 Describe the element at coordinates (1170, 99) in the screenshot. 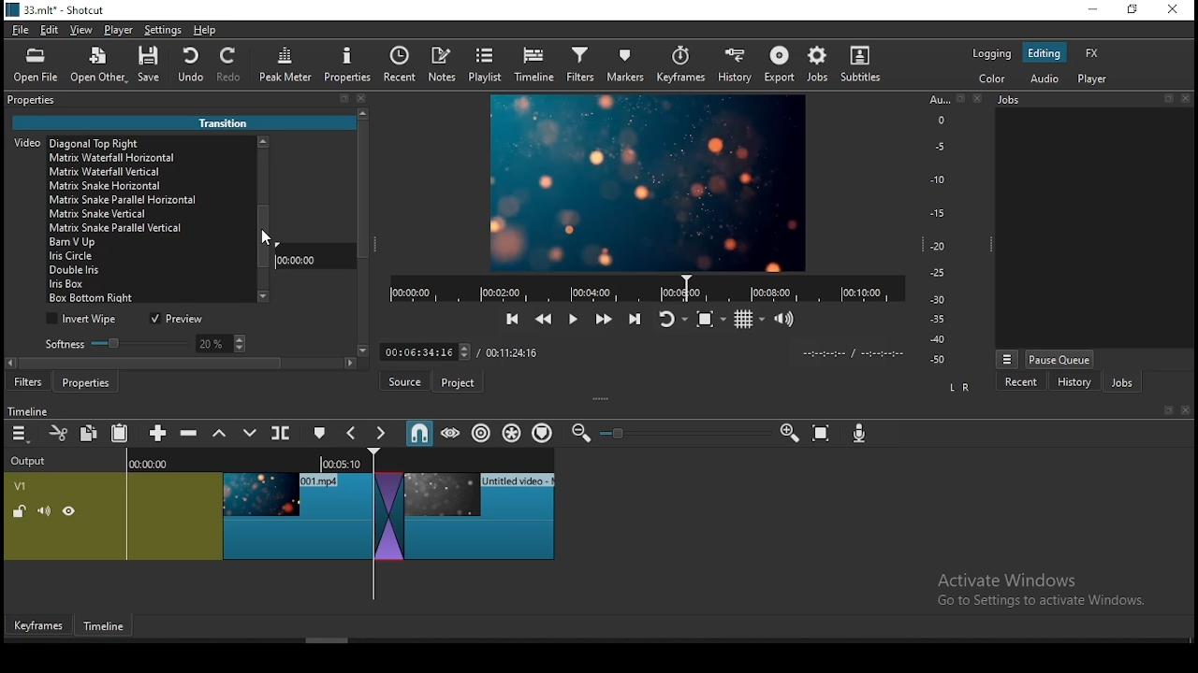

I see `` at that location.